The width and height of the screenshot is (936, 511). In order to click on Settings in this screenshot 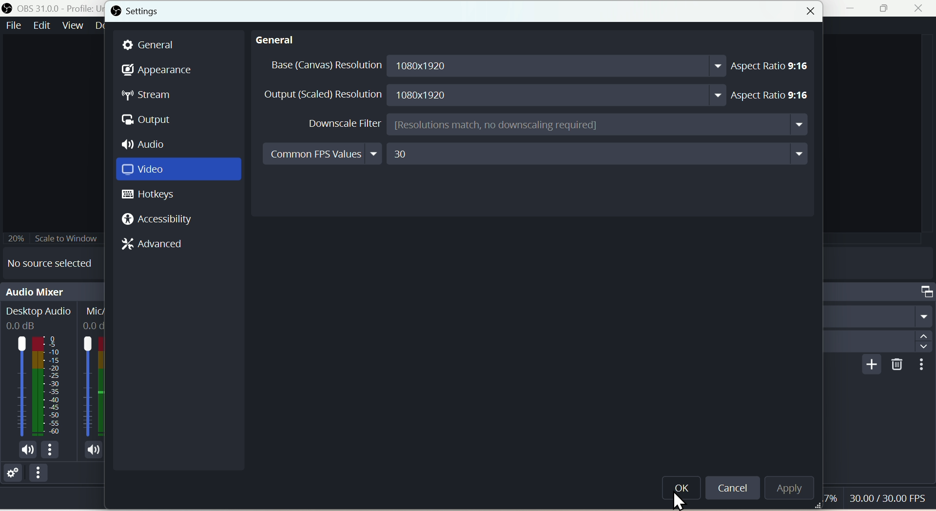, I will do `click(11, 472)`.